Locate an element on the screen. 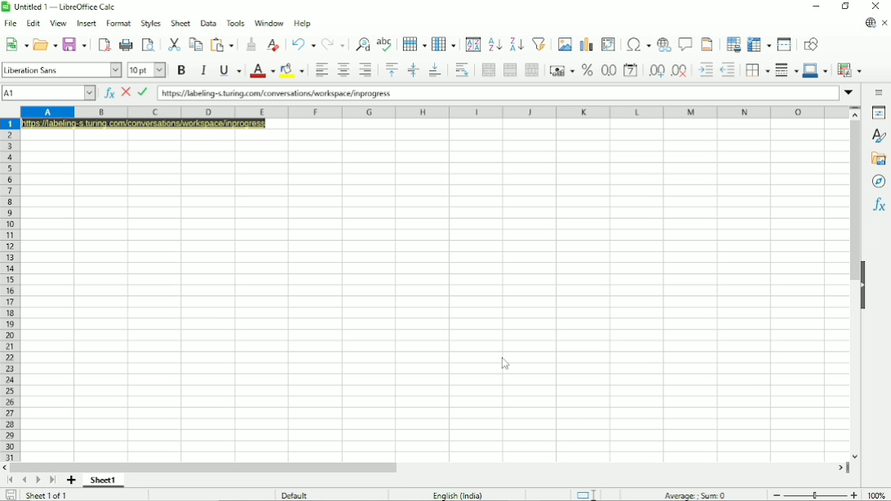 This screenshot has height=501, width=891. Border style is located at coordinates (787, 70).